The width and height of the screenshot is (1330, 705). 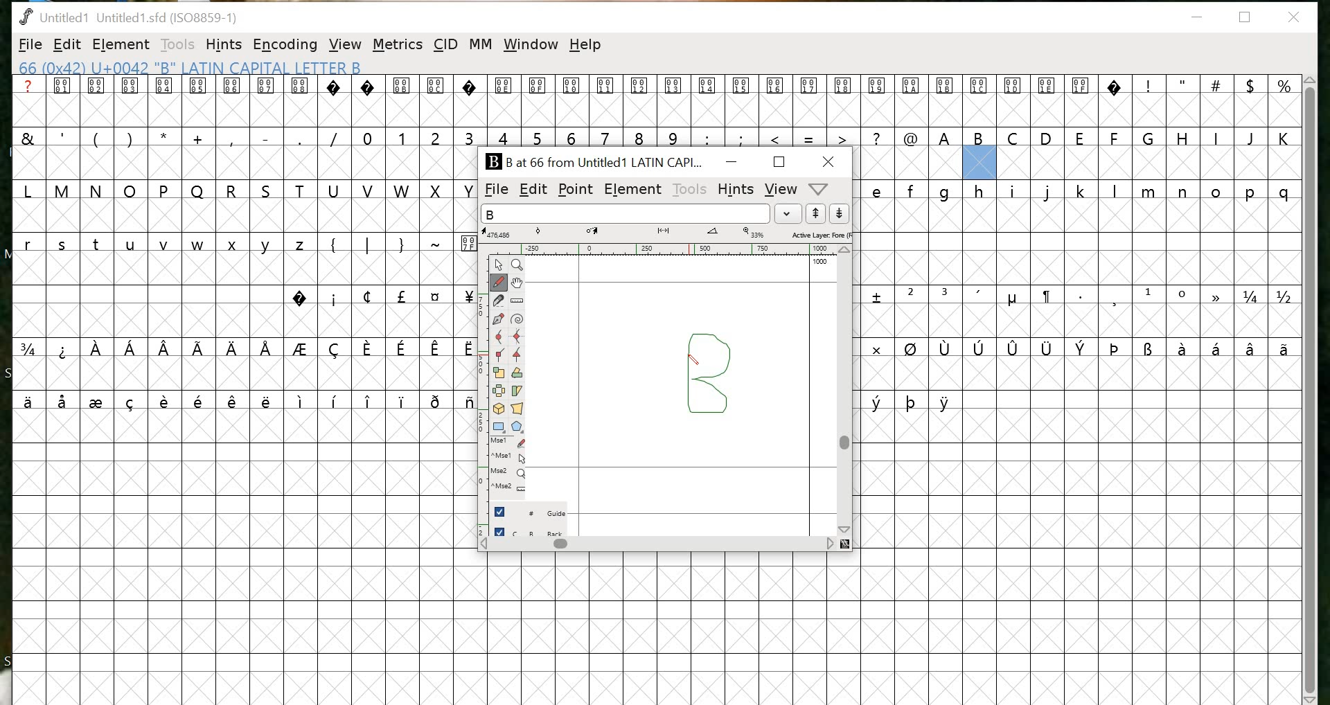 I want to click on Rotate, so click(x=517, y=374).